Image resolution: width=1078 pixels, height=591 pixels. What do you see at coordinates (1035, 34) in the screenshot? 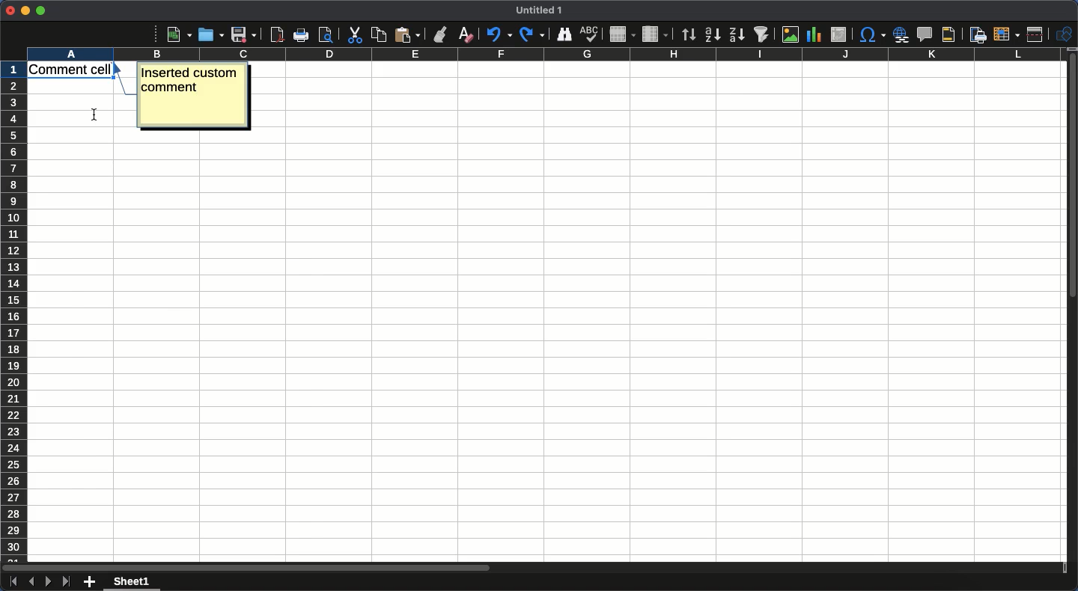
I see `Split window` at bounding box center [1035, 34].